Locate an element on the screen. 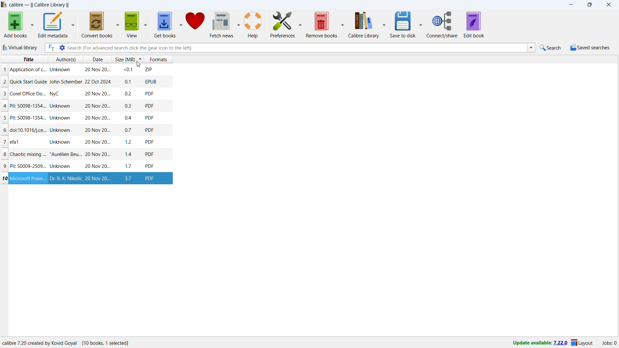  cursor is located at coordinates (133, 64).